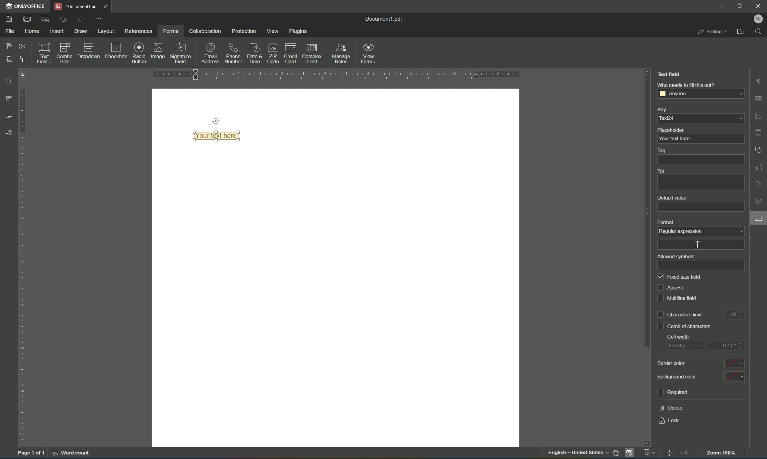 The height and width of the screenshot is (459, 767). Describe the element at coordinates (23, 47) in the screenshot. I see `cut` at that location.